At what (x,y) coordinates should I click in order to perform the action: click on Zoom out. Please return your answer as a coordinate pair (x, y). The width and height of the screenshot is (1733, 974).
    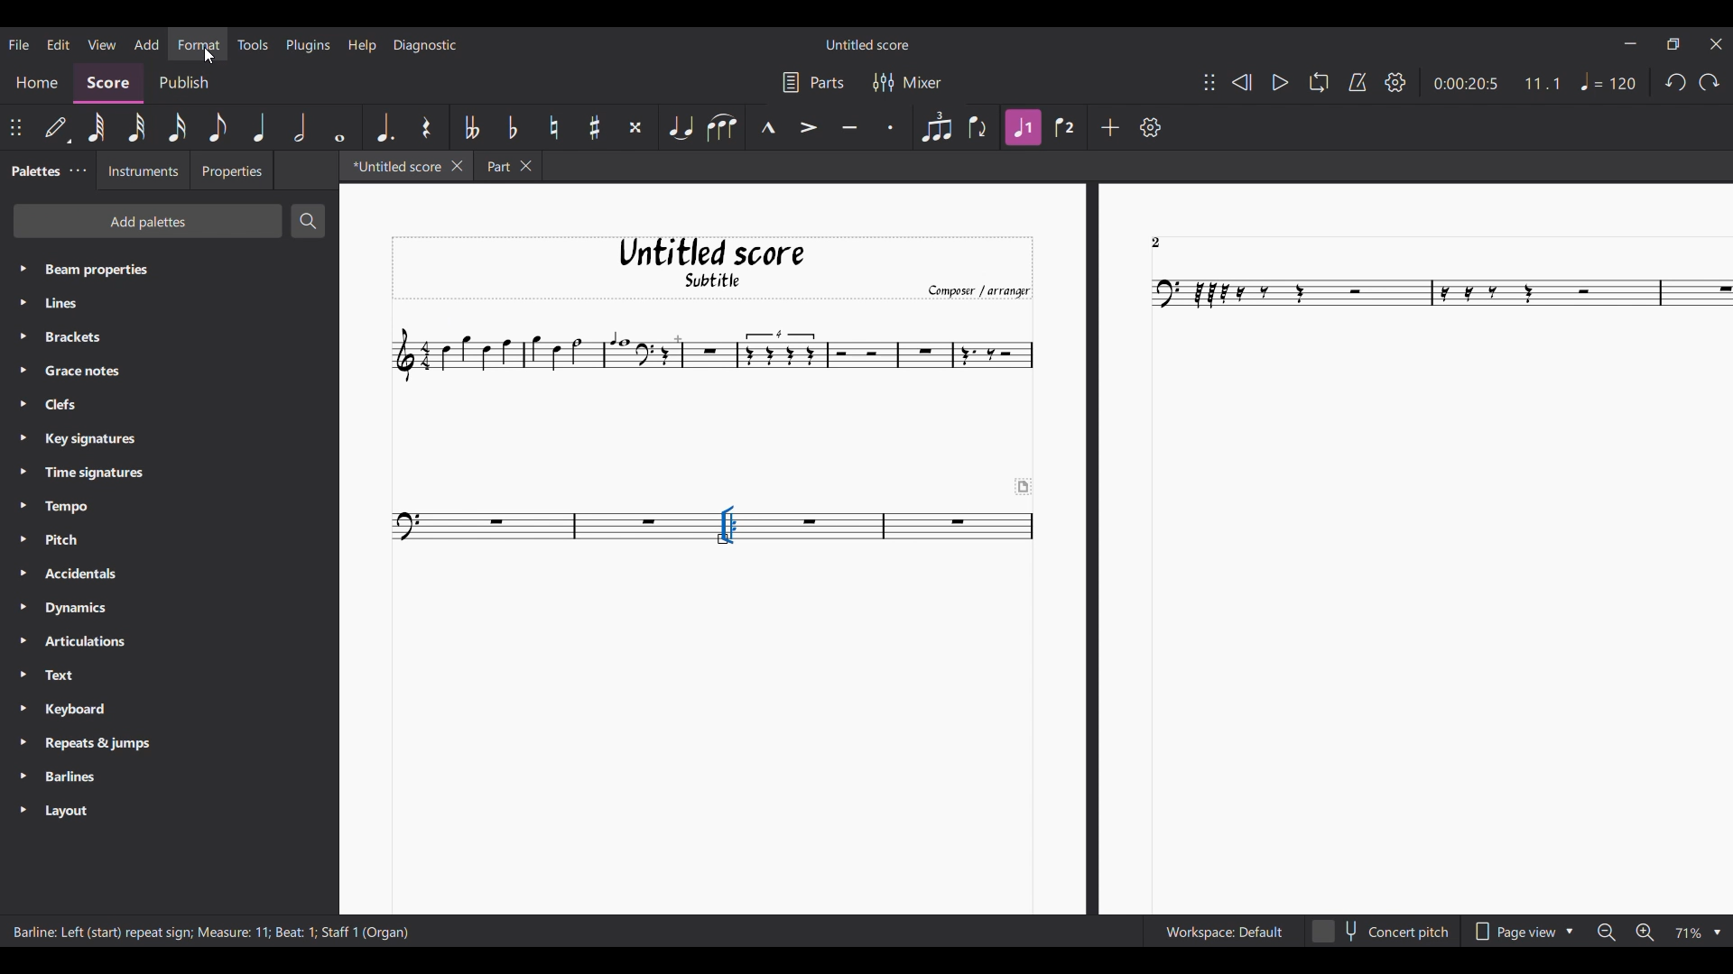
    Looking at the image, I should click on (1607, 933).